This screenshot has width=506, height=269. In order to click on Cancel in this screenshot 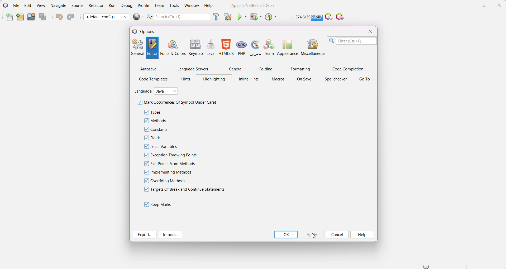, I will do `click(337, 235)`.